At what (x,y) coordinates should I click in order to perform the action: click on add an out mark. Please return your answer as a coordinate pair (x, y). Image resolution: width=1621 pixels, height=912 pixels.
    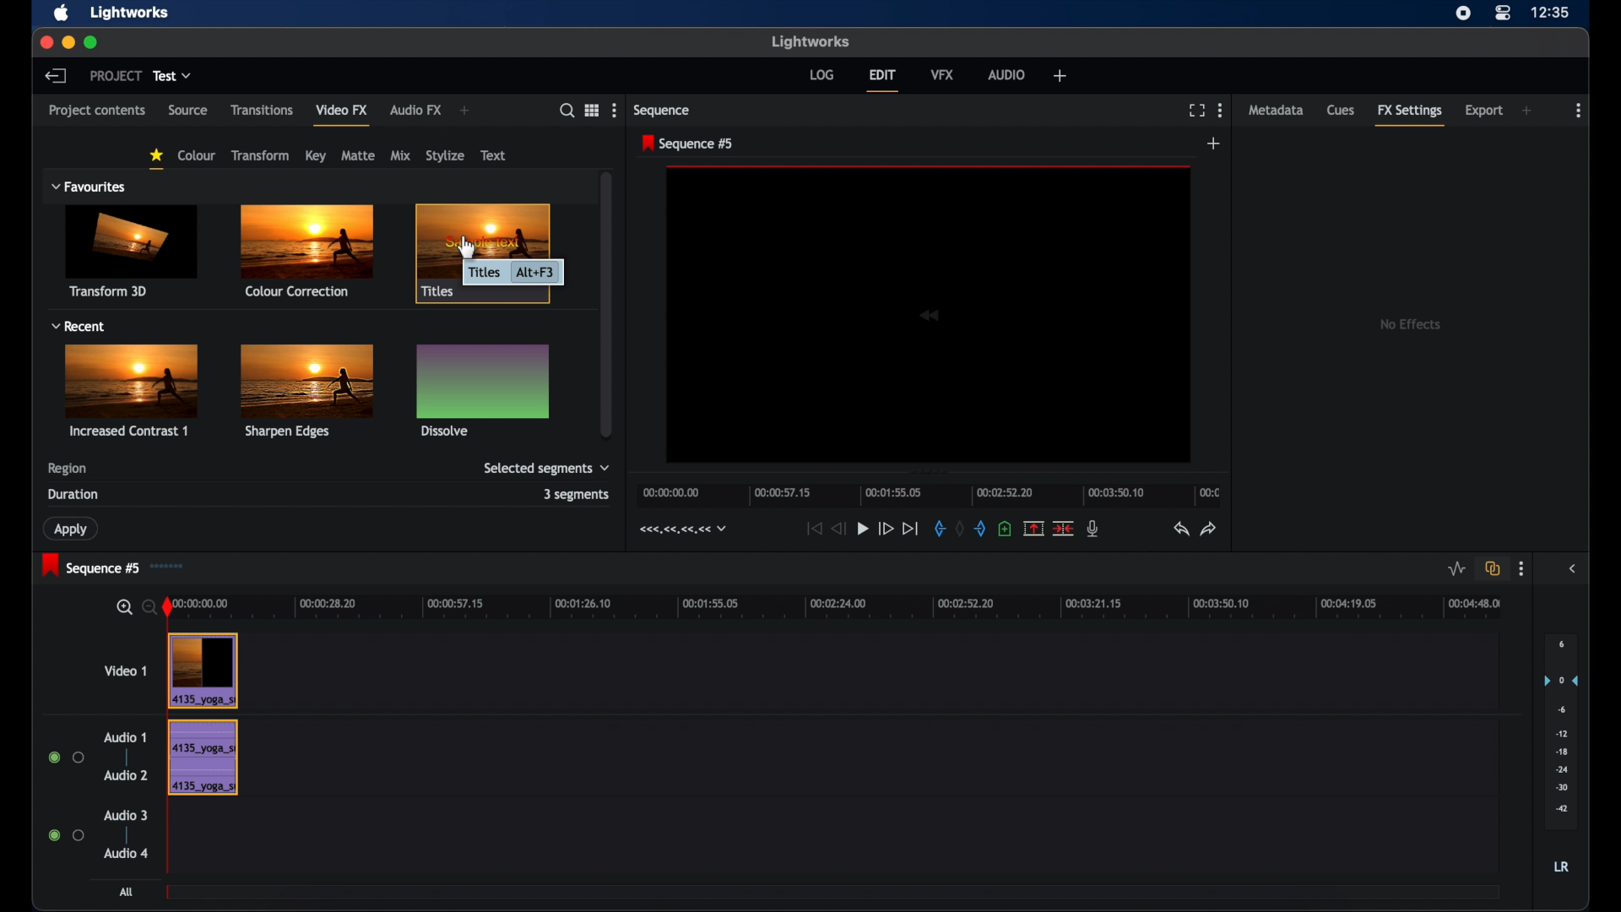
    Looking at the image, I should click on (979, 529).